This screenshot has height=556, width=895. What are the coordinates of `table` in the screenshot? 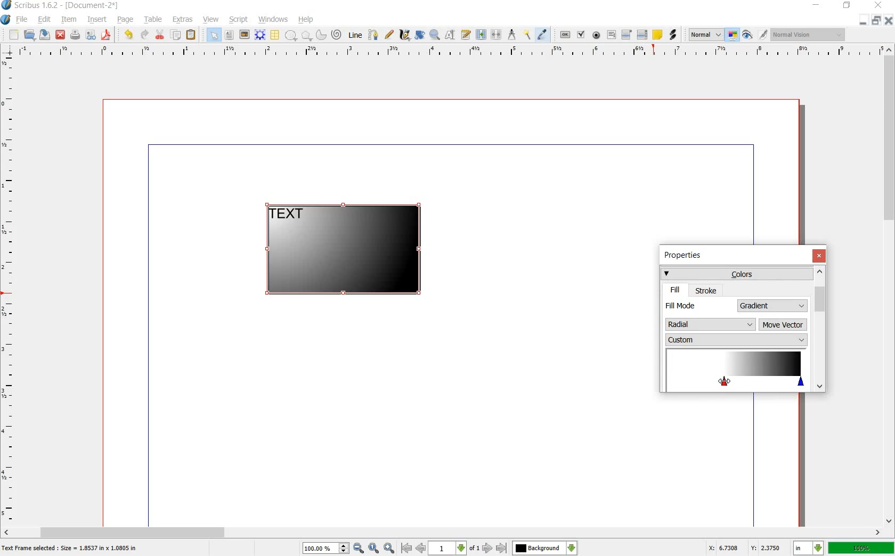 It's located at (275, 35).